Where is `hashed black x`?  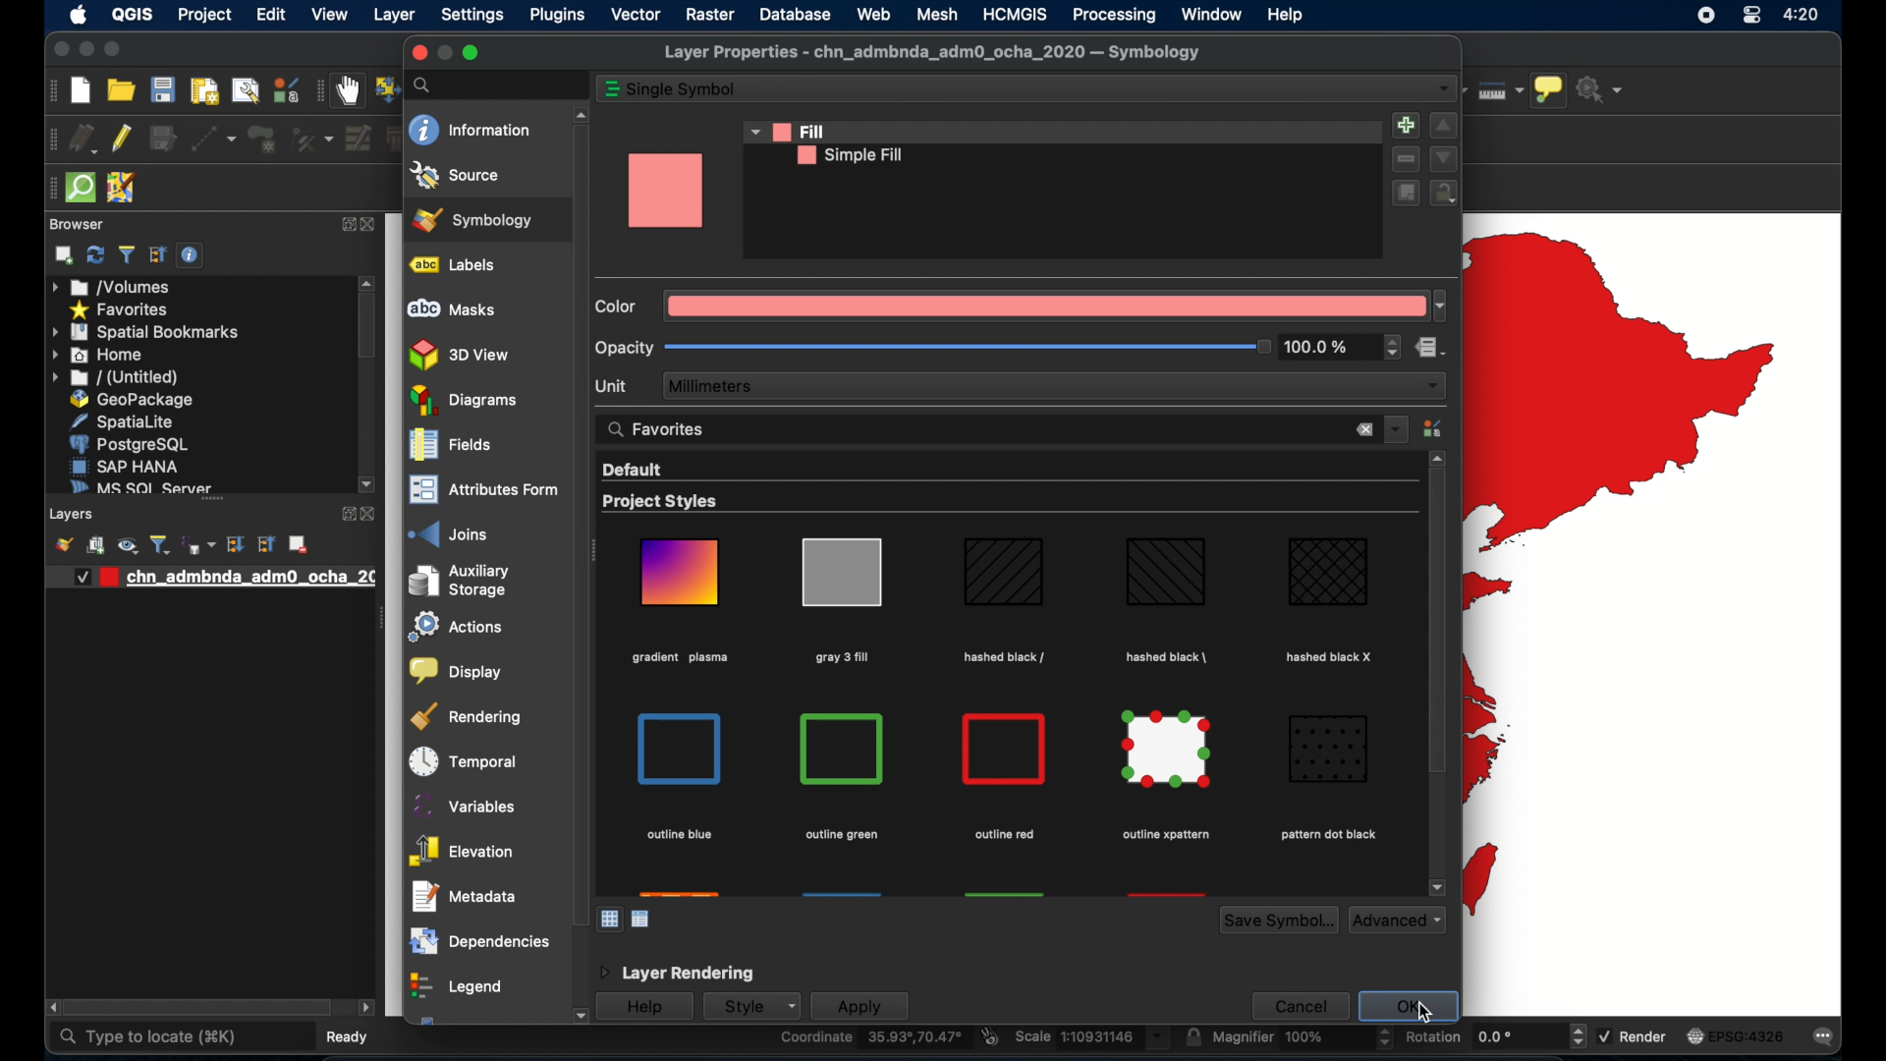
hashed black x is located at coordinates (1331, 656).